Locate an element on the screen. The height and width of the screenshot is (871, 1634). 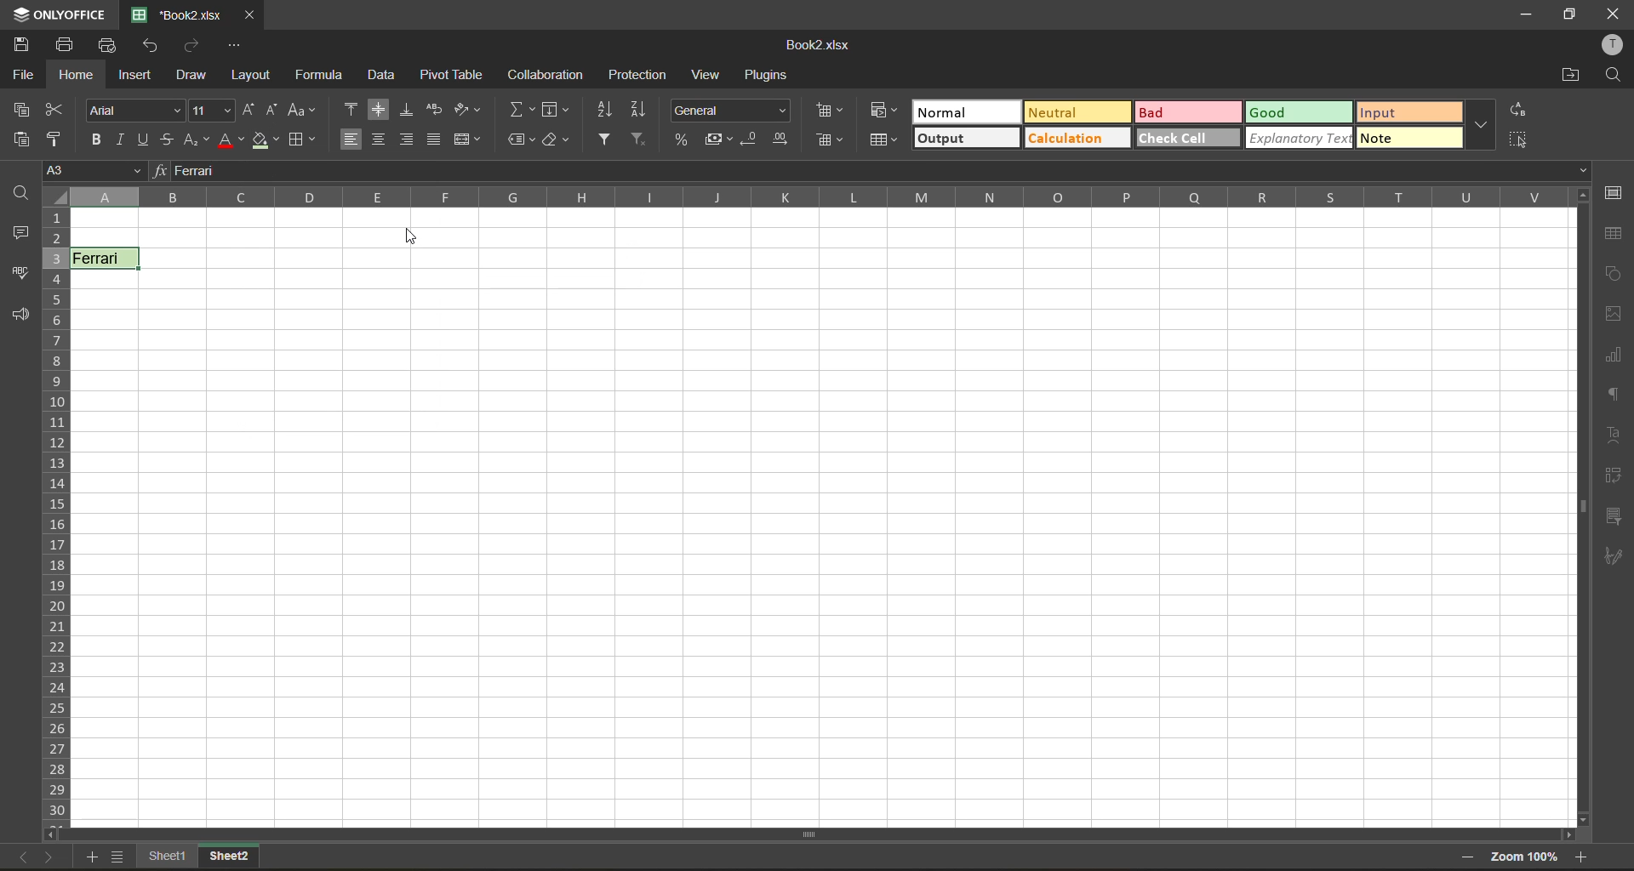
Ferrari is located at coordinates (106, 258).